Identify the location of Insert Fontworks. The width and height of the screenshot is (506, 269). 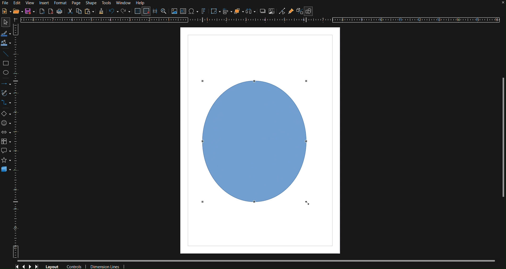
(203, 12).